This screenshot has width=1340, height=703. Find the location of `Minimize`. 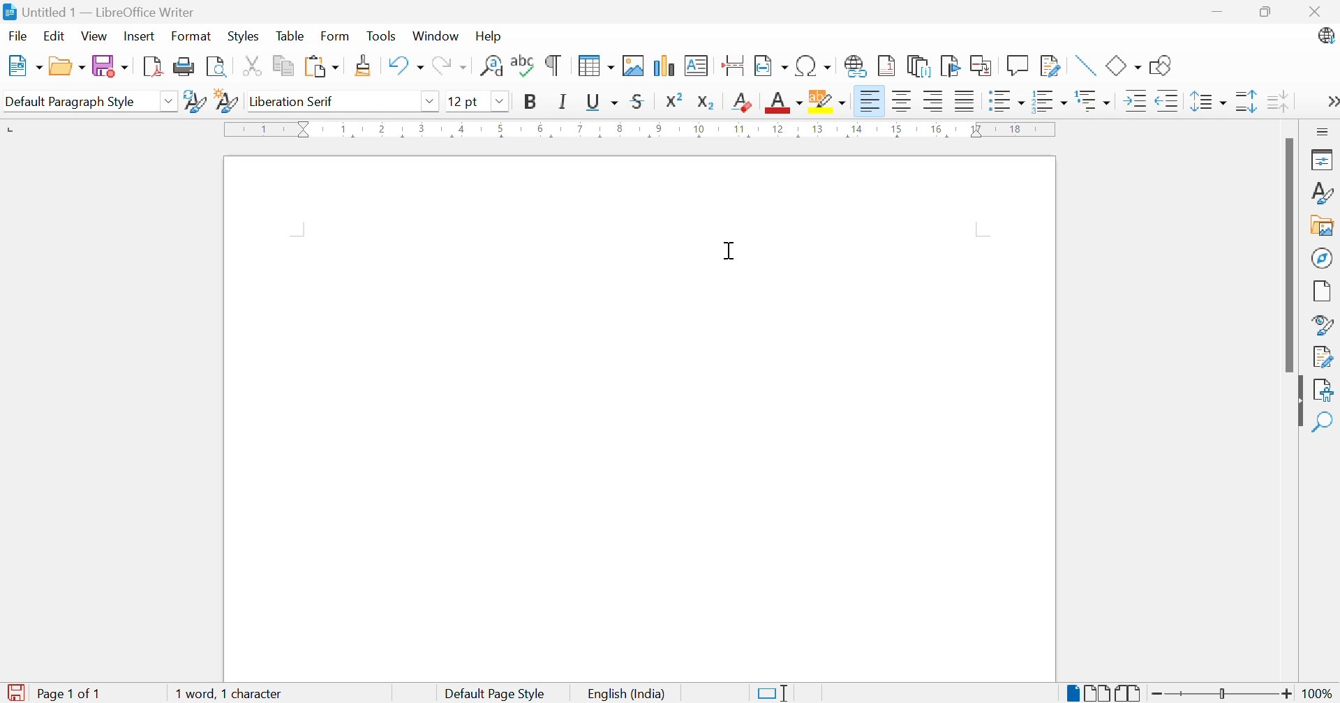

Minimize is located at coordinates (1216, 9).